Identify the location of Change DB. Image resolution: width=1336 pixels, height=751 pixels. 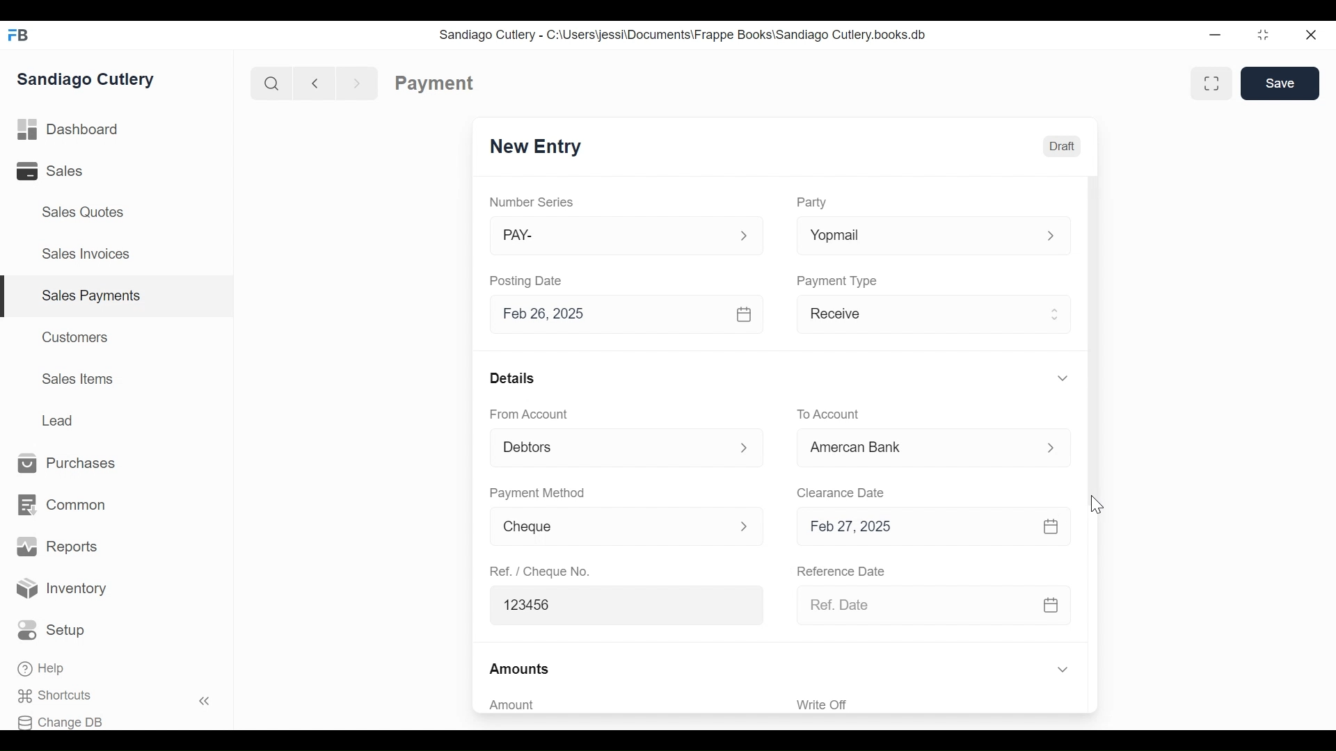
(65, 720).